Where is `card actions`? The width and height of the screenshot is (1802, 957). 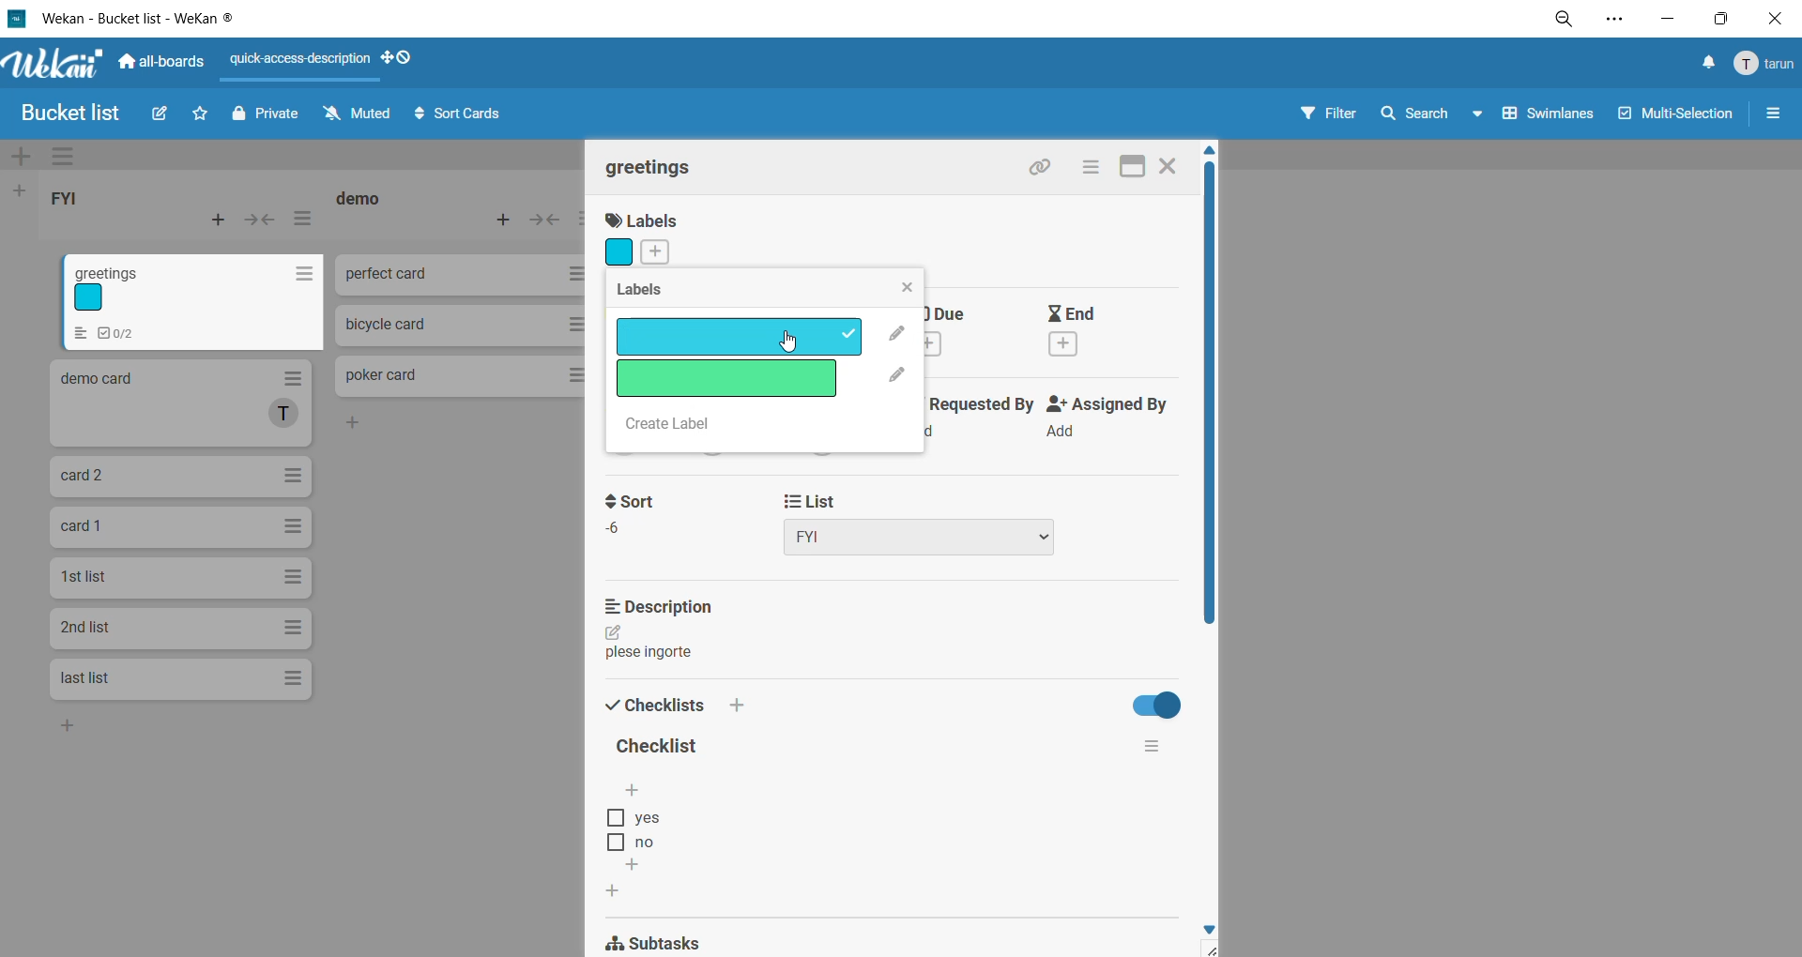
card actions is located at coordinates (1095, 165).